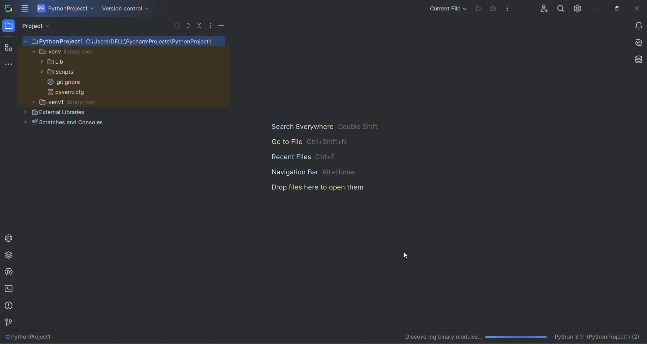 Image resolution: width=647 pixels, height=344 pixels. What do you see at coordinates (8, 46) in the screenshot?
I see `structure` at bounding box center [8, 46].